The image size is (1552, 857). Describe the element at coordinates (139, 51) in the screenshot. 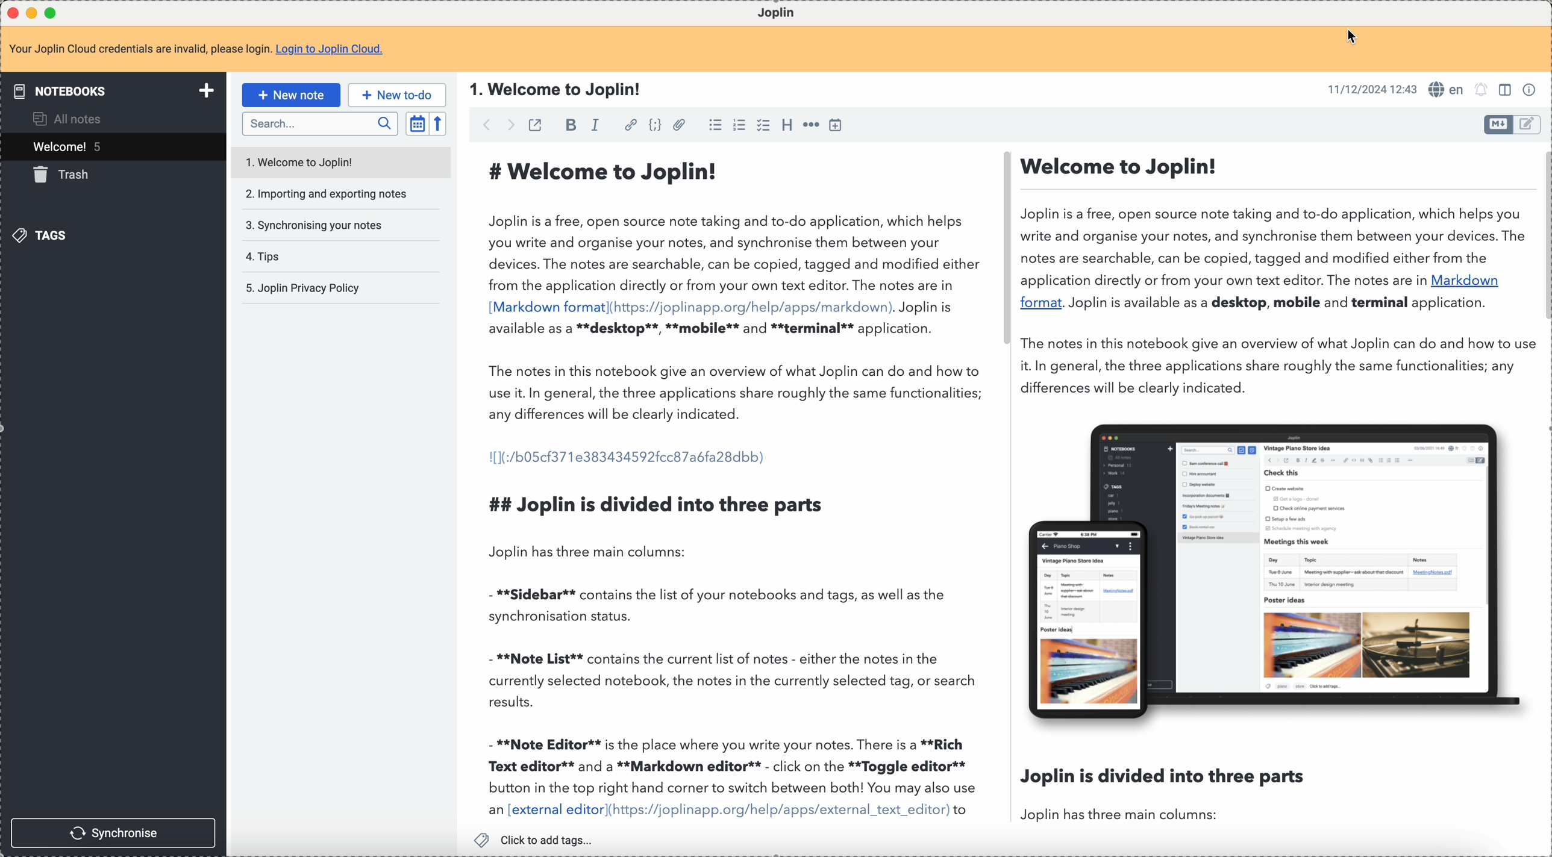

I see `Your Joplin Cloud credentials are invalid, please login.` at that location.